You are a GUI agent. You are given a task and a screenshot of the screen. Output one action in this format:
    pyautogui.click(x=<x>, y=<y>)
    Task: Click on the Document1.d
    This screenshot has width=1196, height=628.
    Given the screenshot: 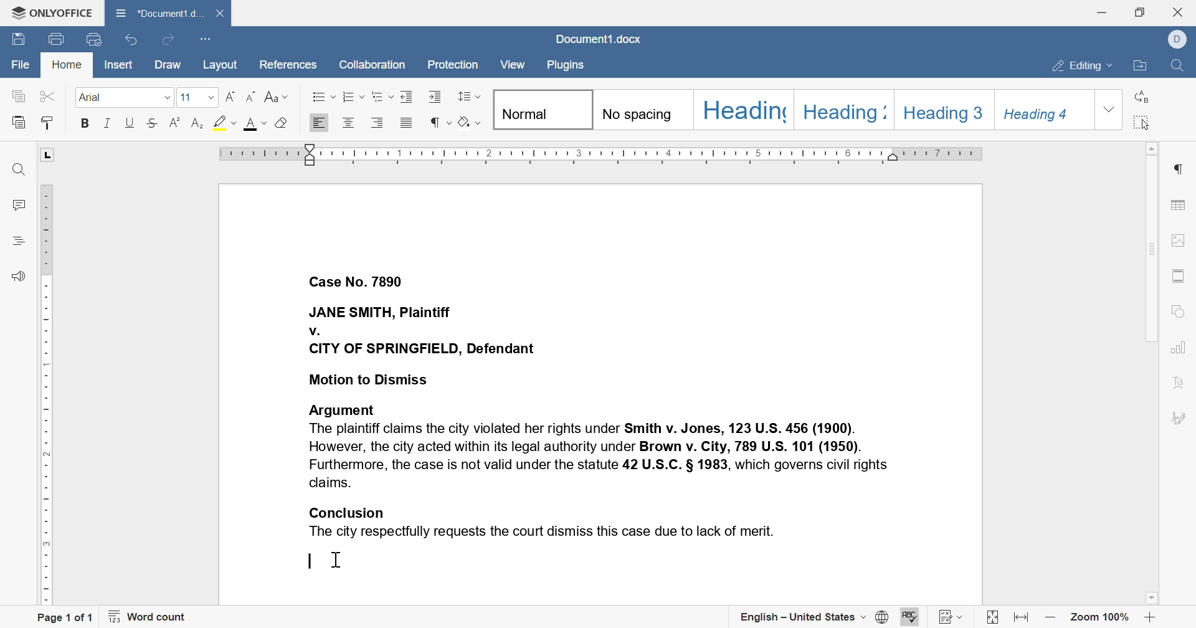 What is the action you would take?
    pyautogui.click(x=158, y=11)
    